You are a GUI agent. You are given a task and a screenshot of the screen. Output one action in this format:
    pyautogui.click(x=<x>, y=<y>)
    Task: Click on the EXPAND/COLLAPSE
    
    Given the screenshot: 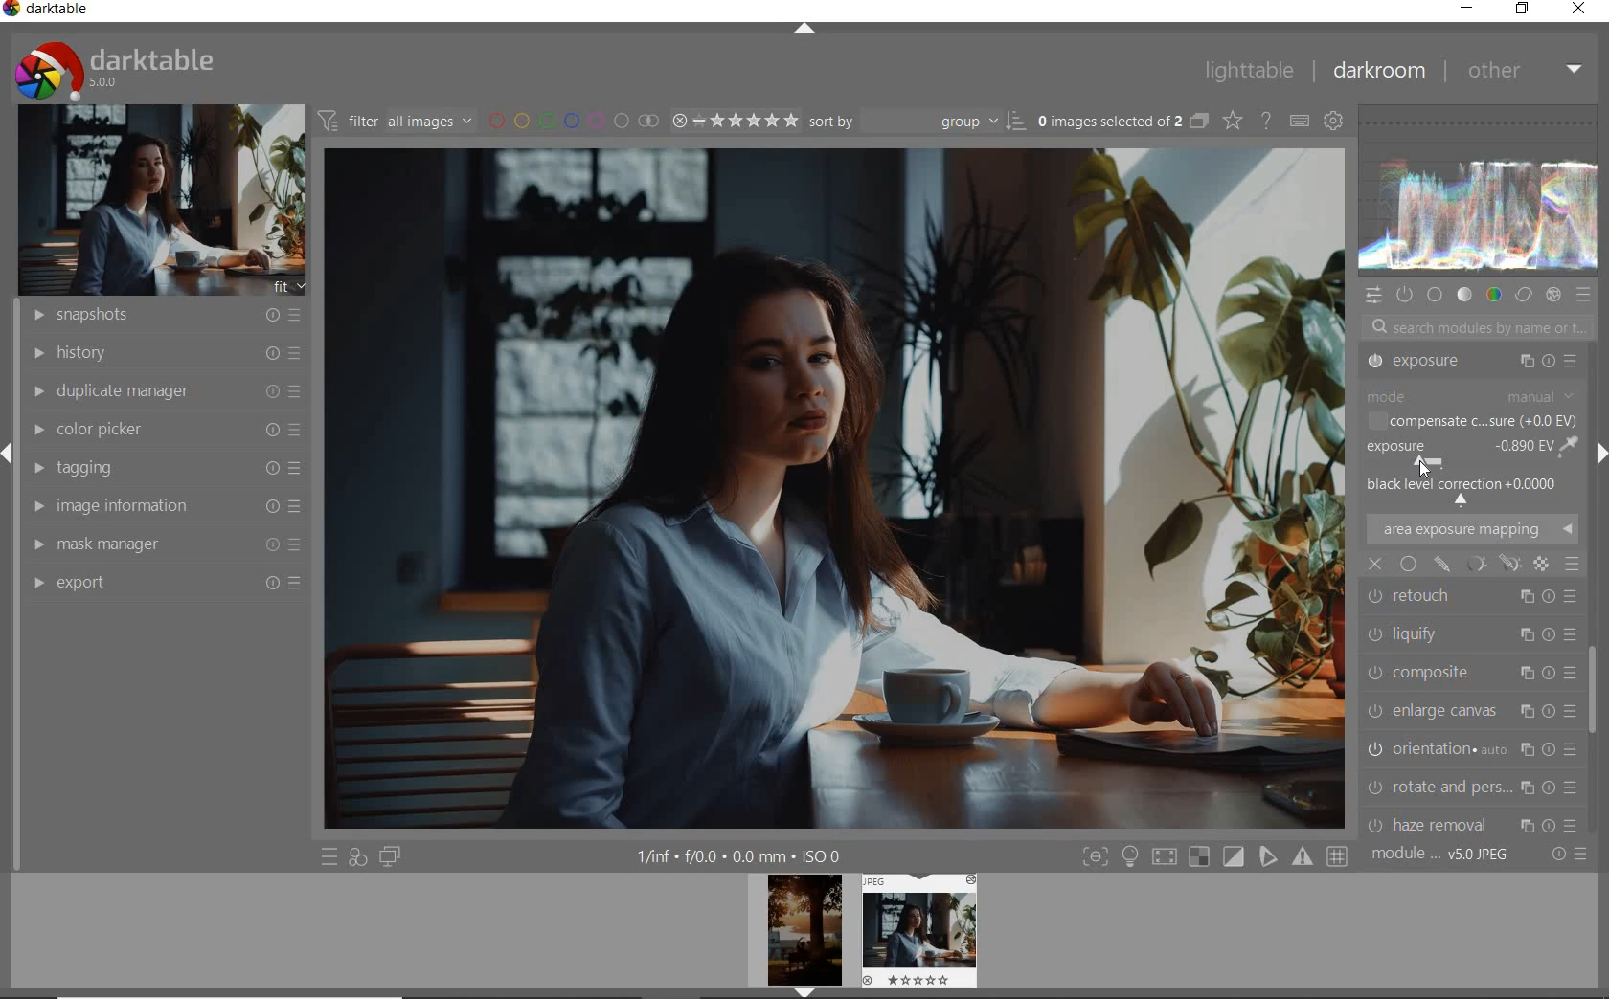 What is the action you would take?
    pyautogui.click(x=1599, y=454)
    